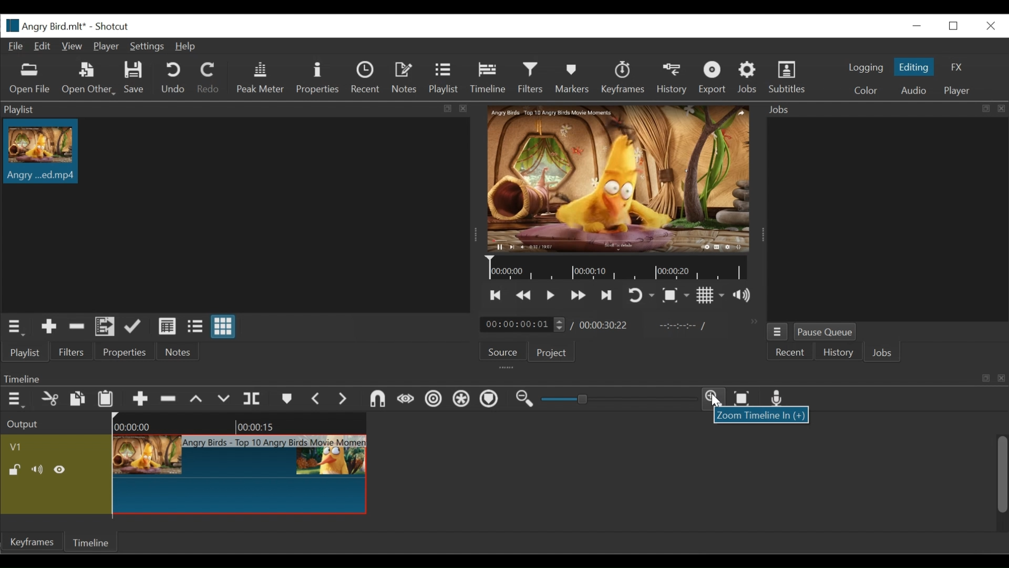 Image resolution: width=1009 pixels, height=568 pixels. I want to click on Output, so click(23, 424).